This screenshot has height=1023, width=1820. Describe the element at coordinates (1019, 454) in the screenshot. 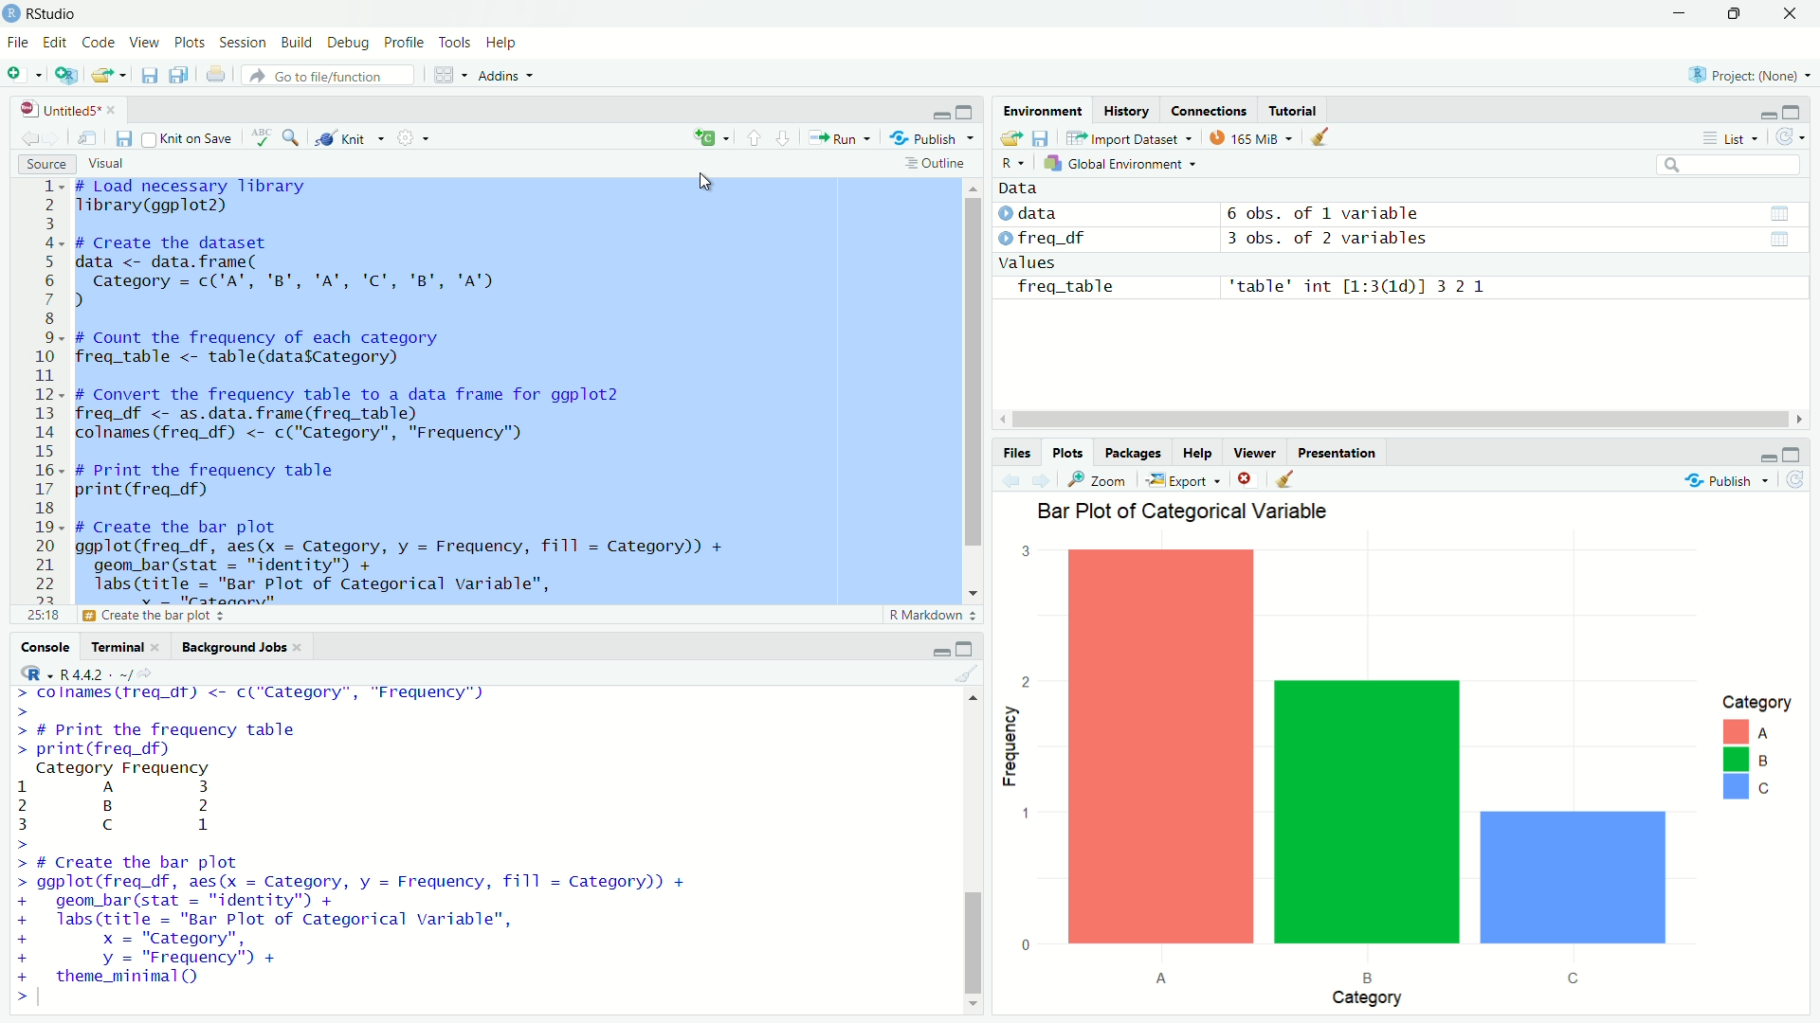

I see `files` at that location.